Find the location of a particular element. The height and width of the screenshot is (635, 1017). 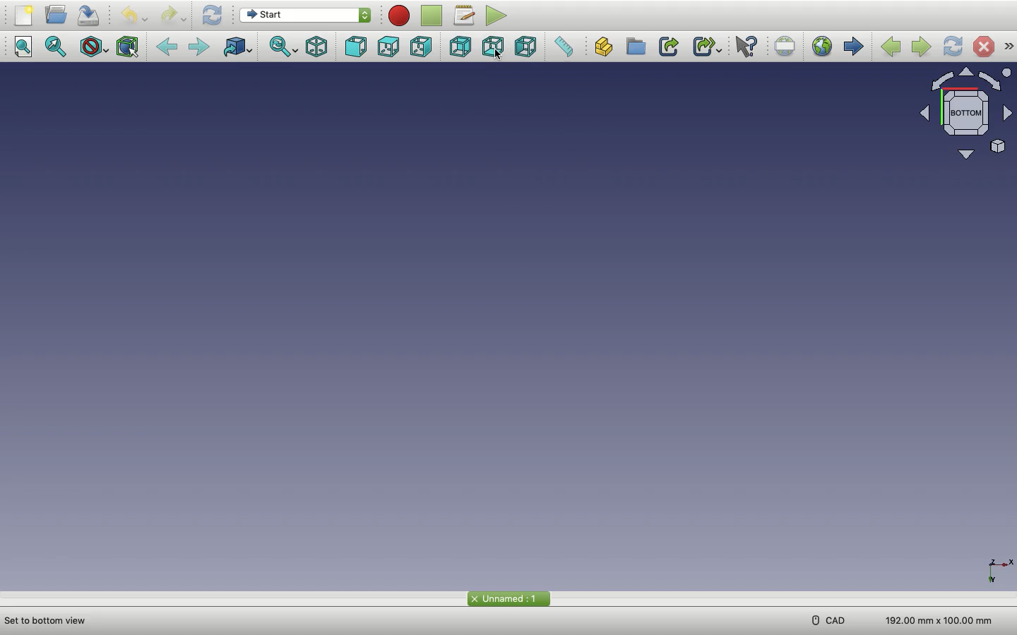

Project name is located at coordinates (509, 598).